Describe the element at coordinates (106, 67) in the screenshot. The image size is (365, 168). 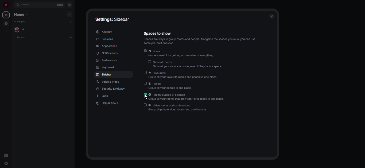
I see `keyboard` at that location.